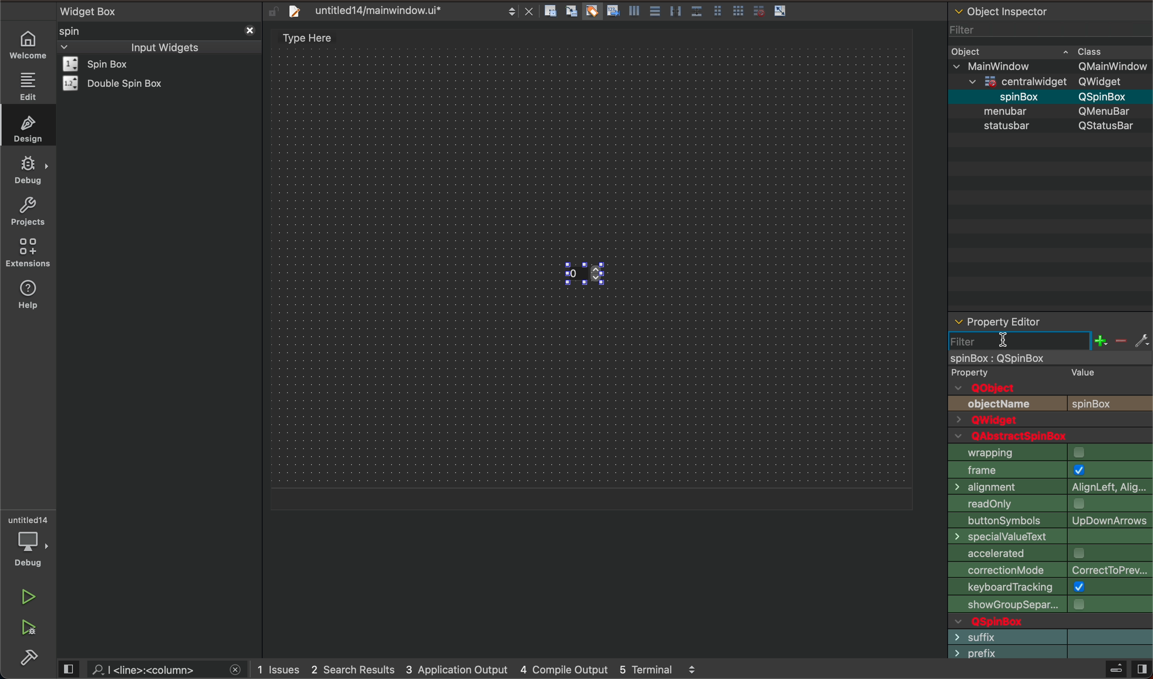 The width and height of the screenshot is (1153, 679). I want to click on search, so click(154, 669).